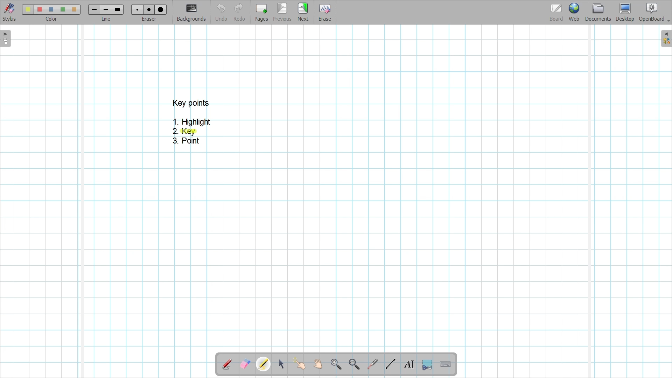 The width and height of the screenshot is (672, 378). What do you see at coordinates (283, 12) in the screenshot?
I see `Go to previous page` at bounding box center [283, 12].